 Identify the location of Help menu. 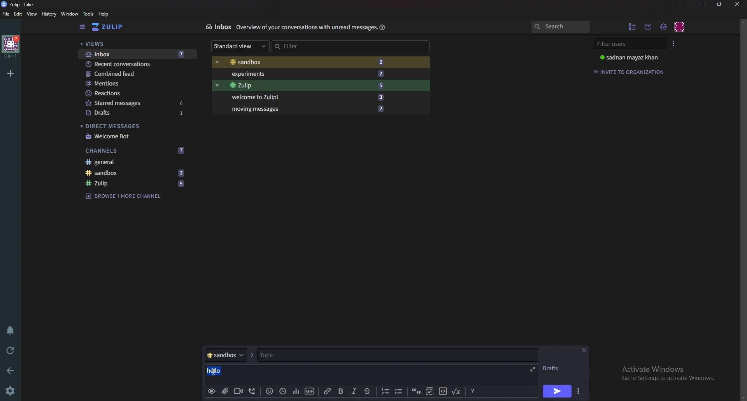
(648, 26).